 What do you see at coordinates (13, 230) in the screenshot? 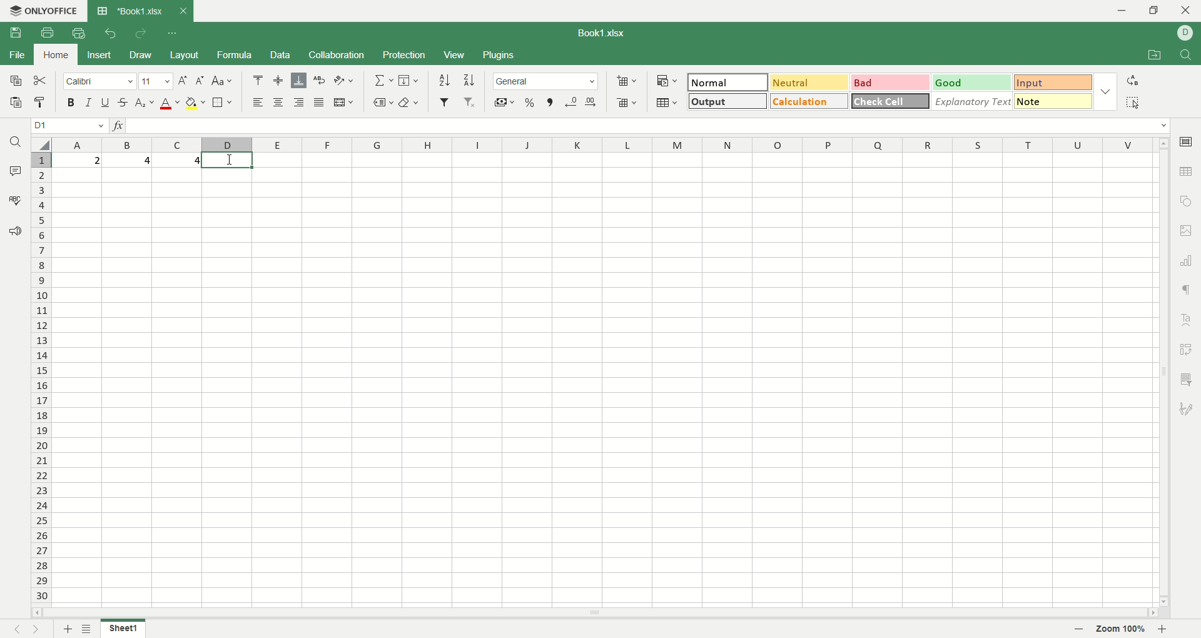
I see `feedback and support` at bounding box center [13, 230].